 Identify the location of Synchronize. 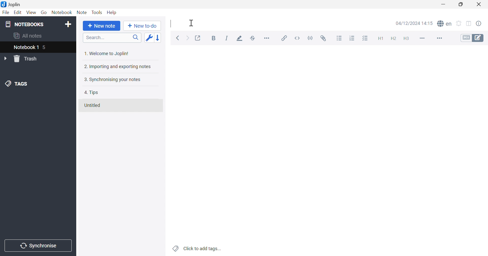
(39, 246).